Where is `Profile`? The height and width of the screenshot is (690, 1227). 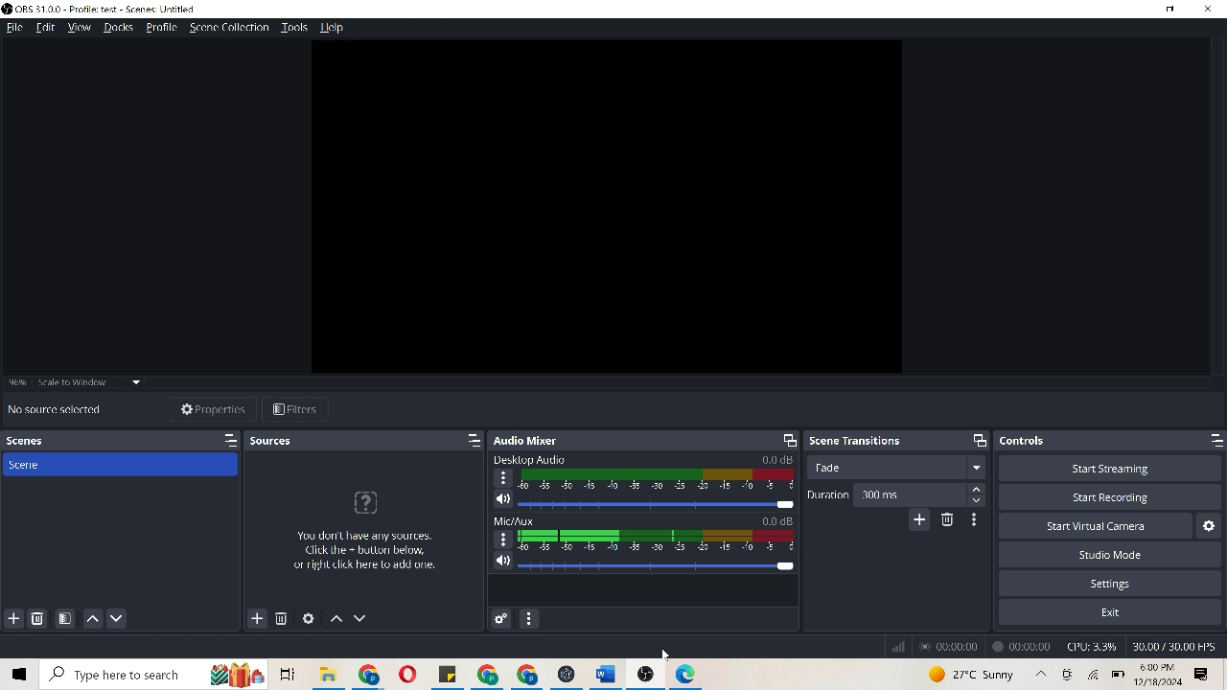 Profile is located at coordinates (159, 28).